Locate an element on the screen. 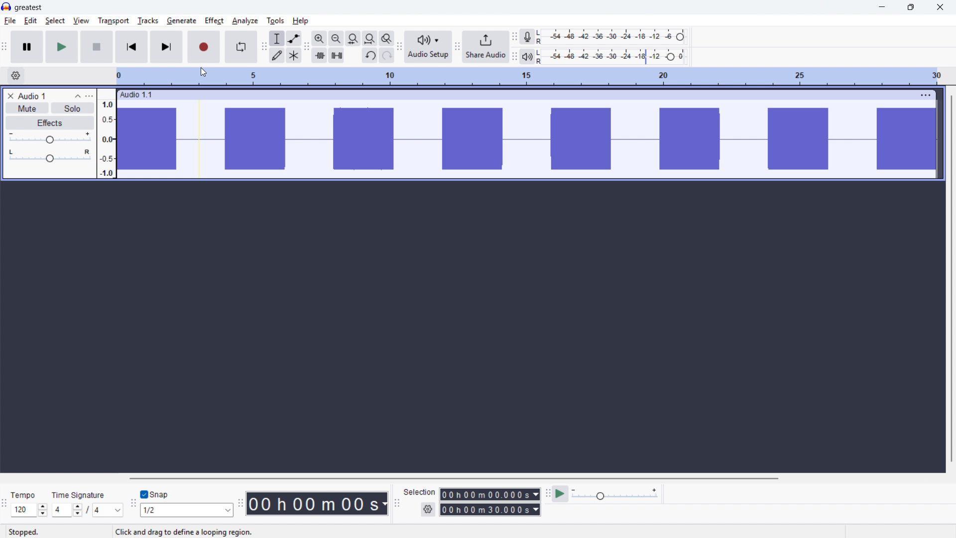  zoom in is located at coordinates (319, 38).